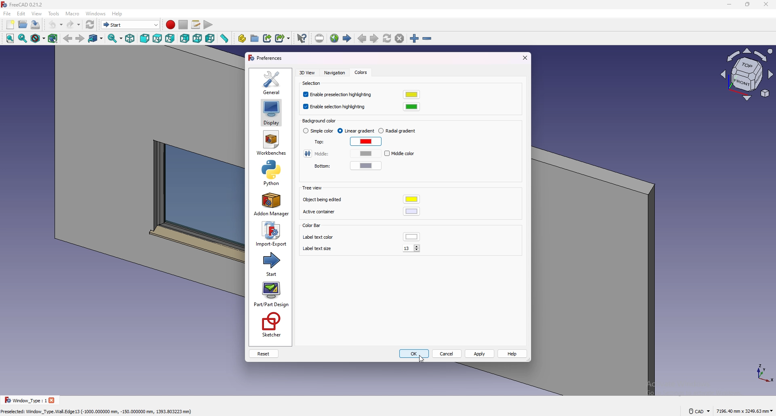  What do you see at coordinates (225, 38) in the screenshot?
I see `measure distance` at bounding box center [225, 38].